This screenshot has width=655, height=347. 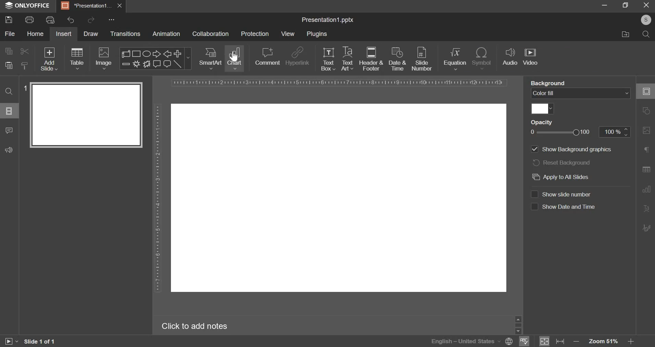 I want to click on zoom out, so click(x=576, y=339).